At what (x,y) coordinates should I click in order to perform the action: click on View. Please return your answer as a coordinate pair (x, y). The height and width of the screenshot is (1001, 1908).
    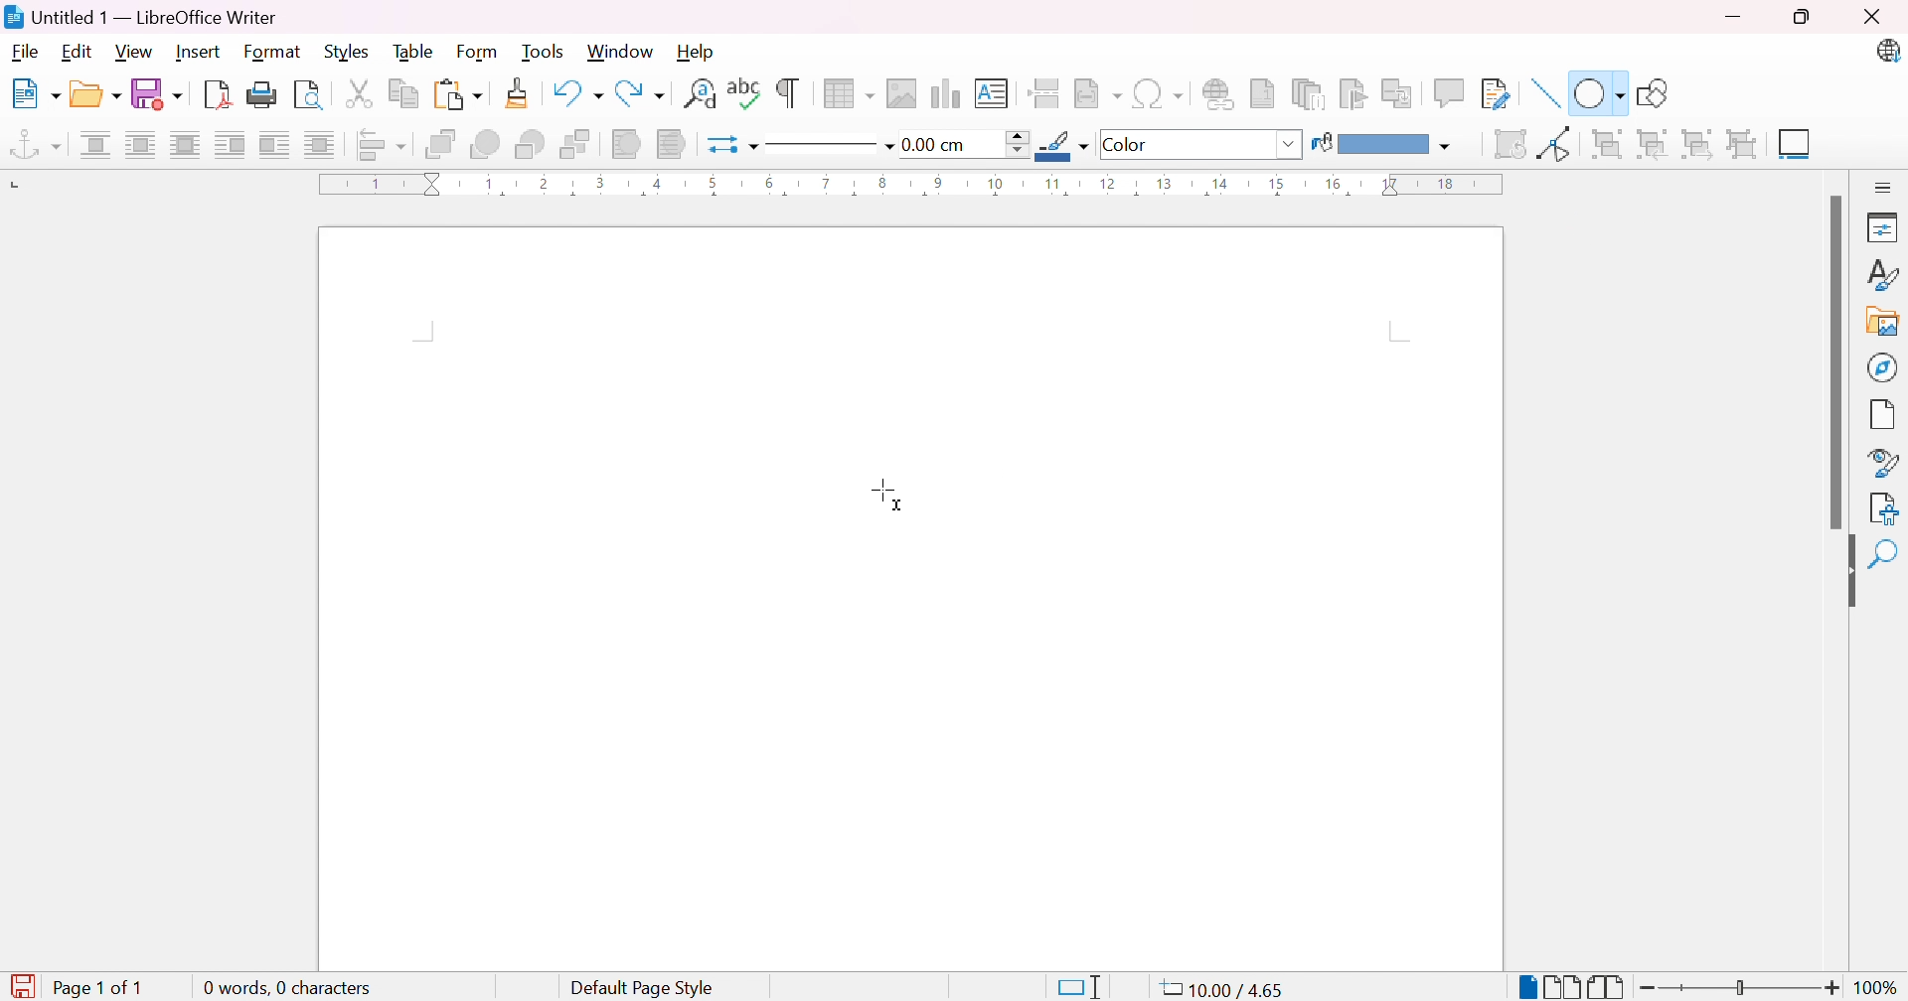
    Looking at the image, I should click on (134, 51).